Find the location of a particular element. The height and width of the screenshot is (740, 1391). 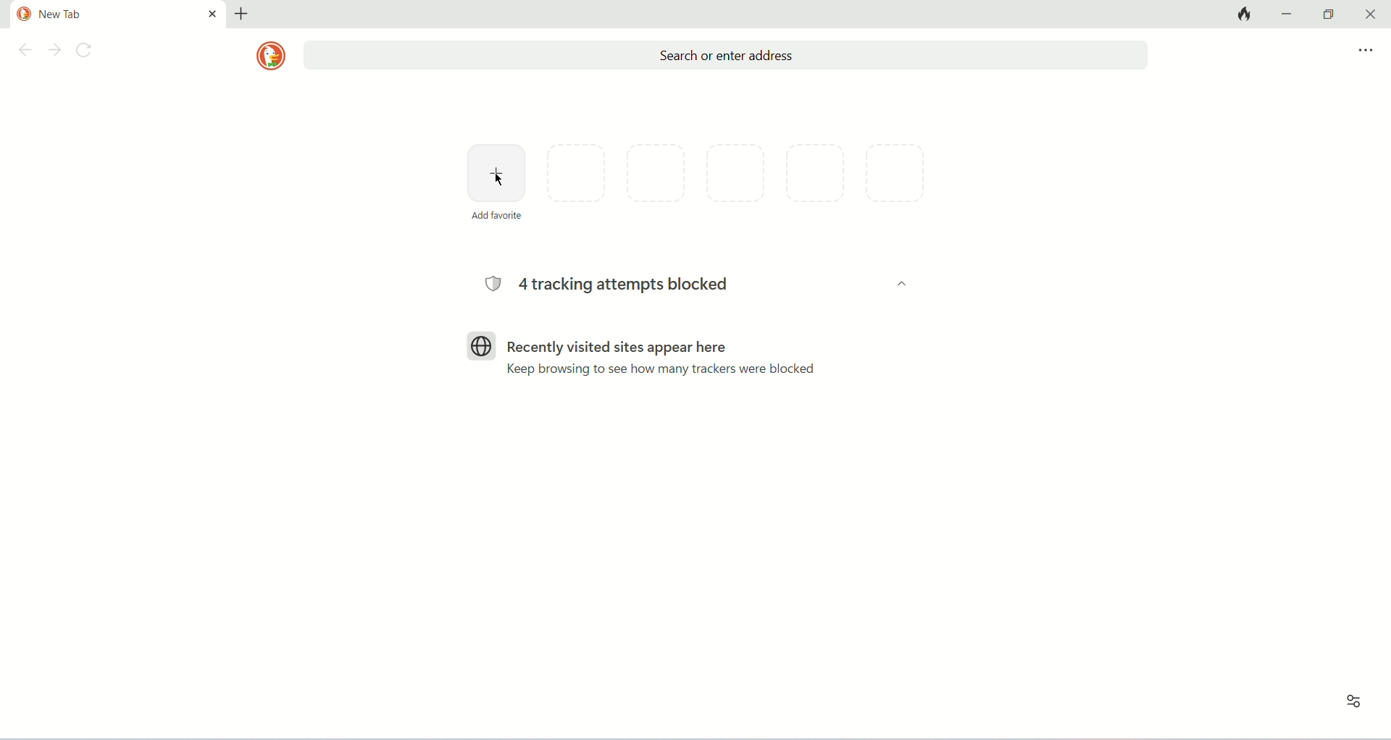

search or enter address is located at coordinates (725, 56).